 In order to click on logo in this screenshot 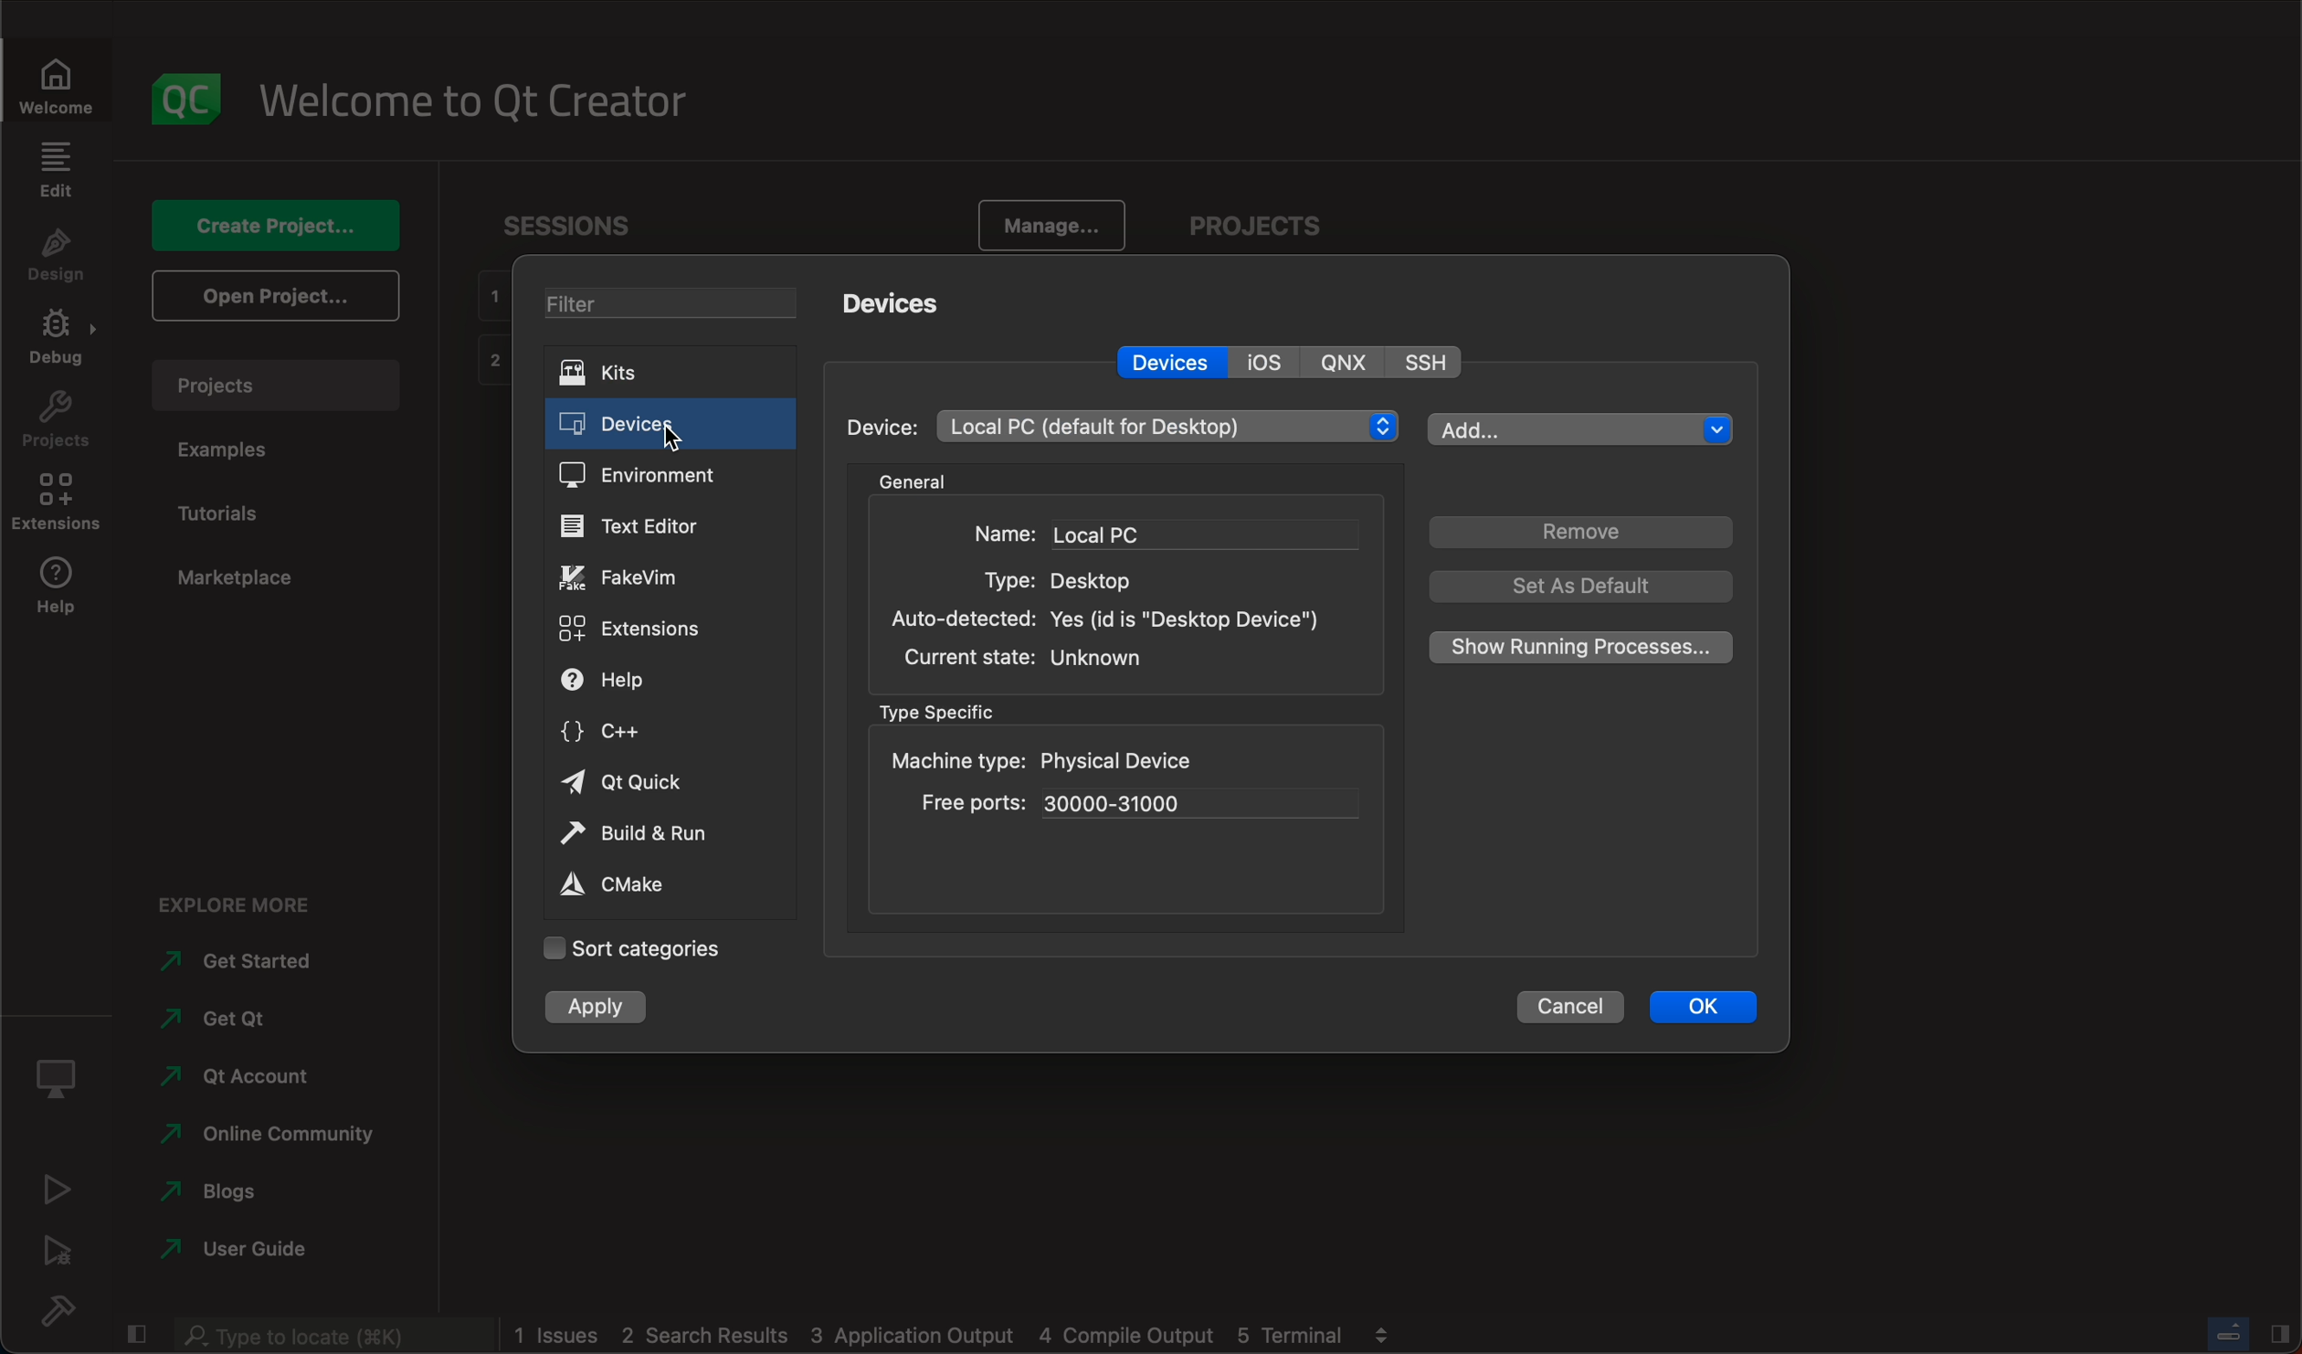, I will do `click(189, 95)`.